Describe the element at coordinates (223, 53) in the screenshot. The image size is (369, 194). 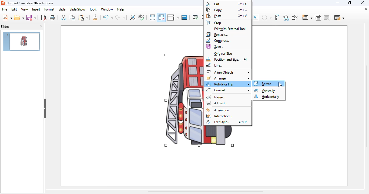
I see `original size` at that location.